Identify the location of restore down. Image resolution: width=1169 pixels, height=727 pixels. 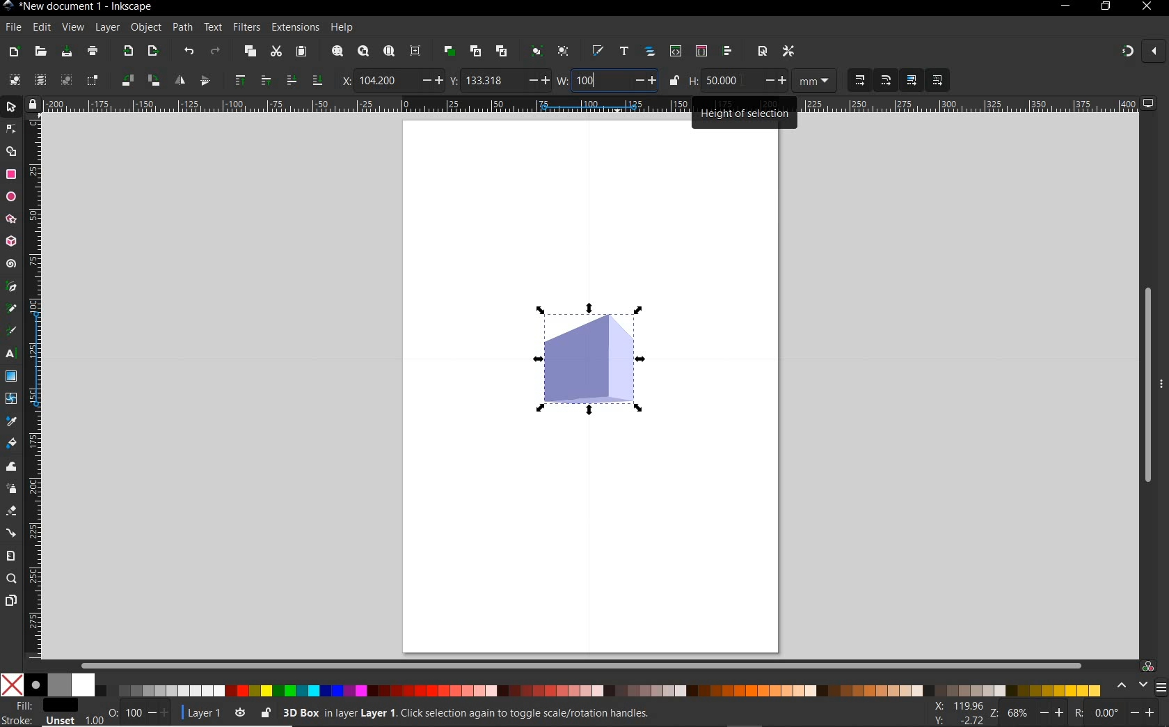
(1106, 7).